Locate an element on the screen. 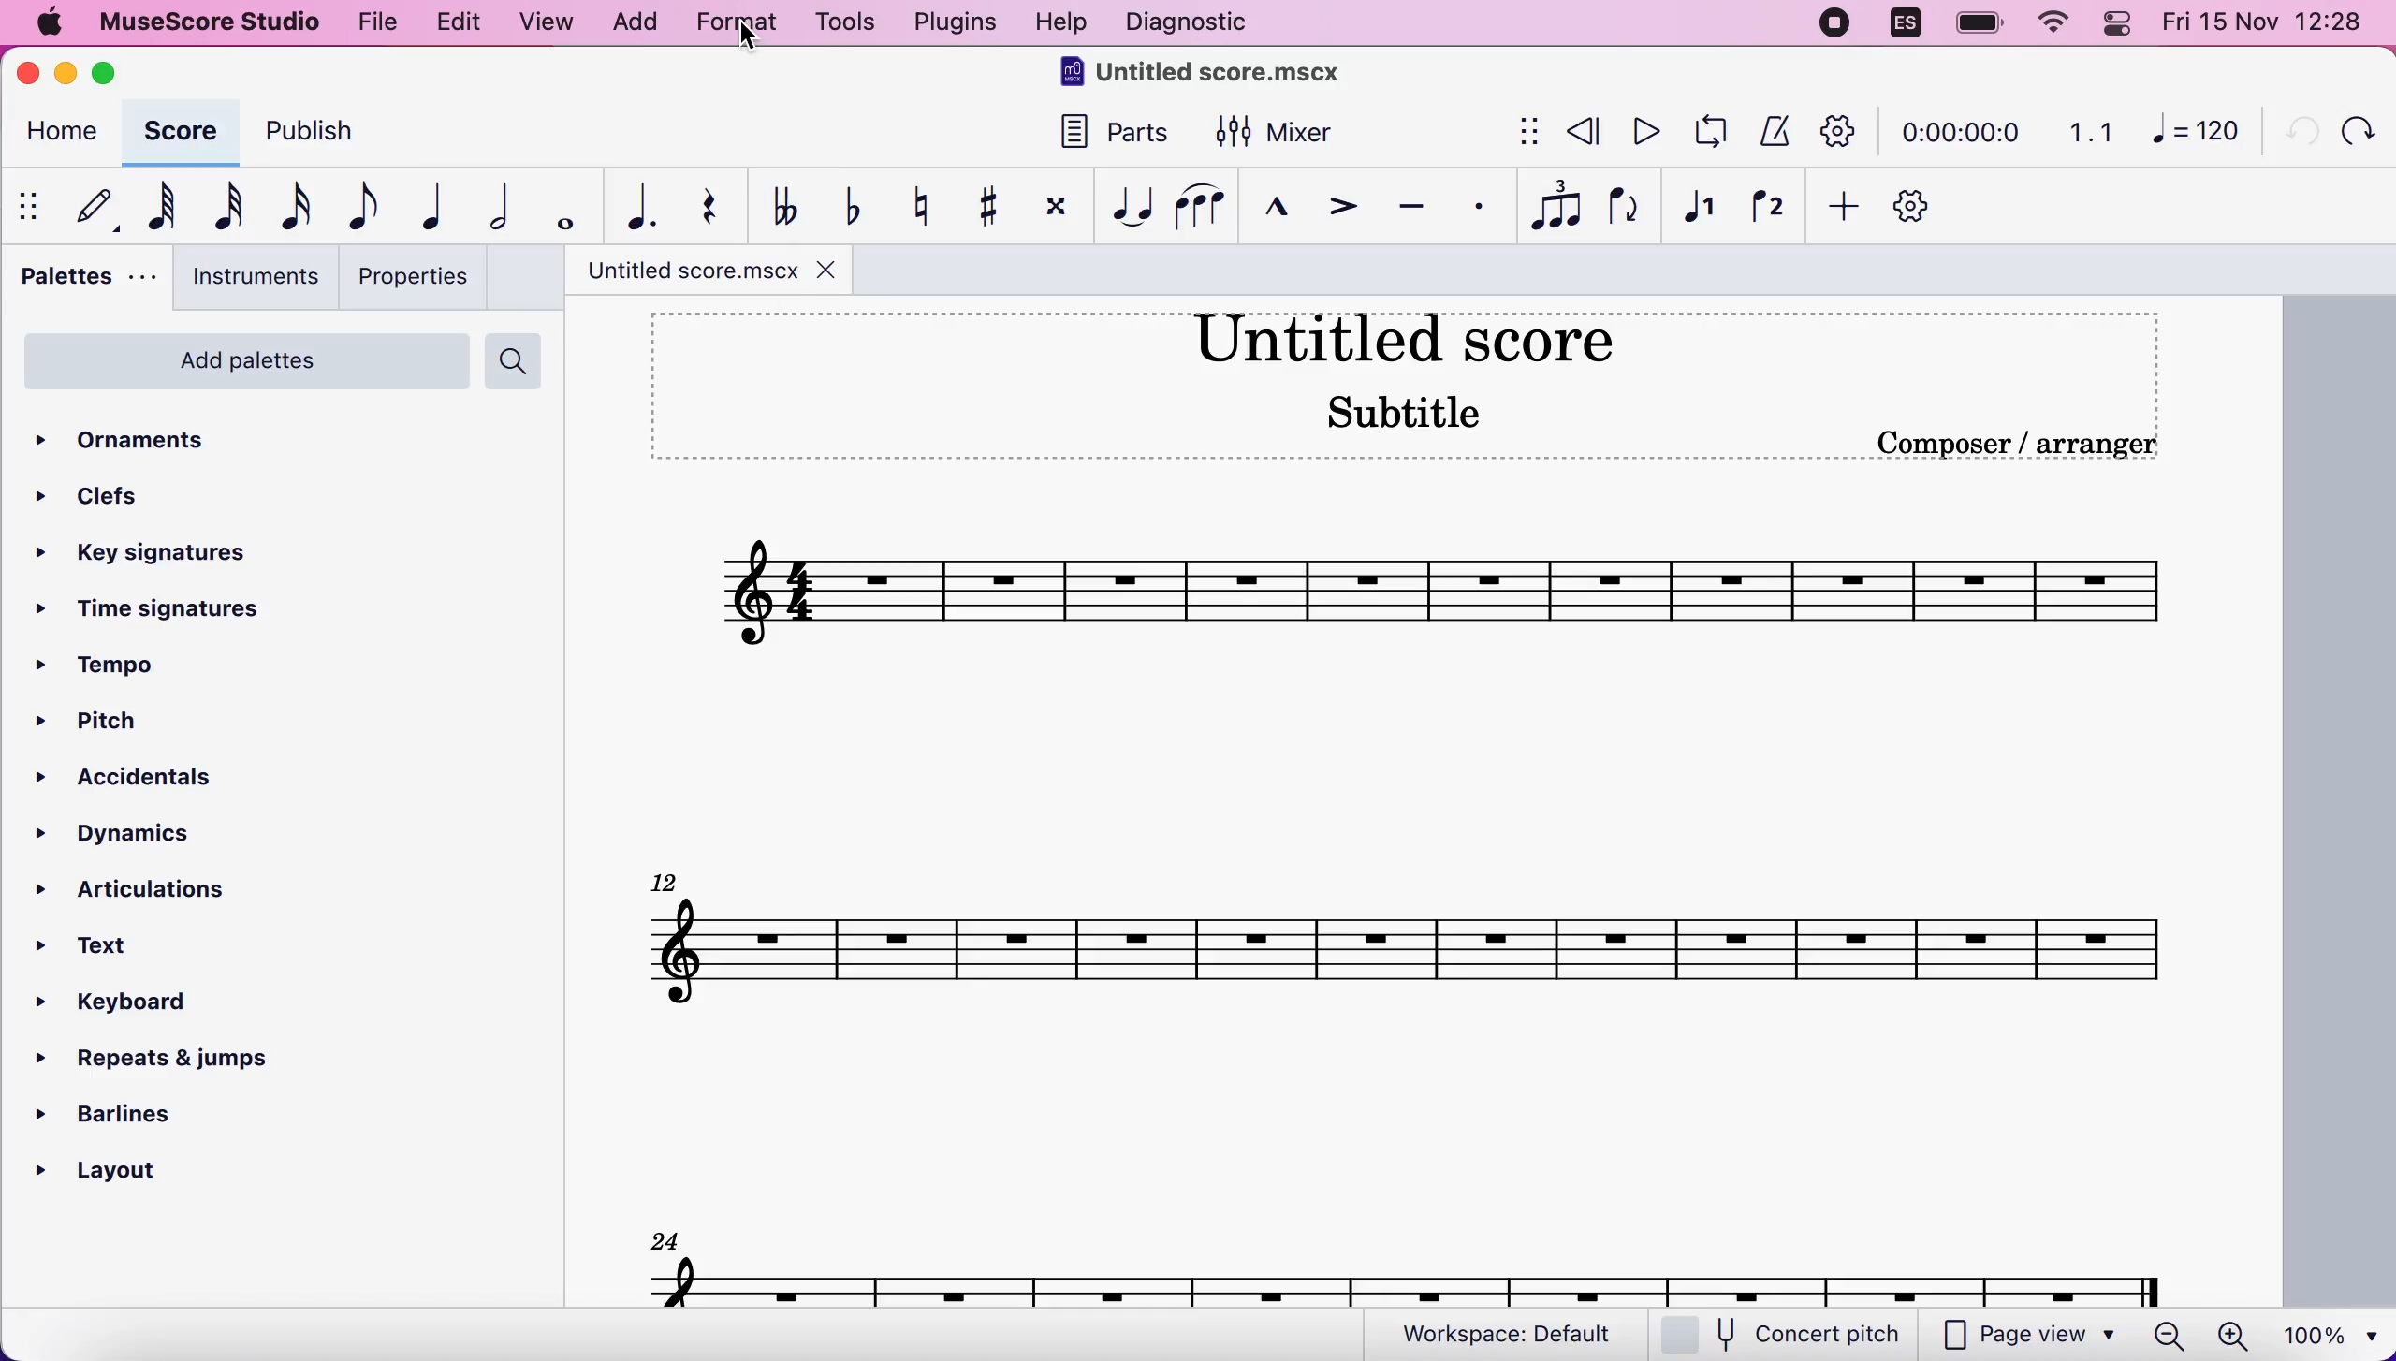 This screenshot has width=2396, height=1361. language is located at coordinates (1907, 28).